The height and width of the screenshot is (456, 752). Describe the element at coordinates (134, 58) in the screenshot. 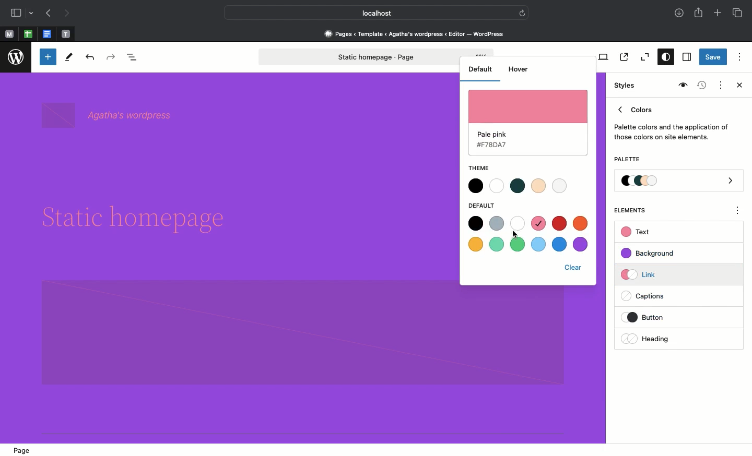

I see `Document overview` at that location.